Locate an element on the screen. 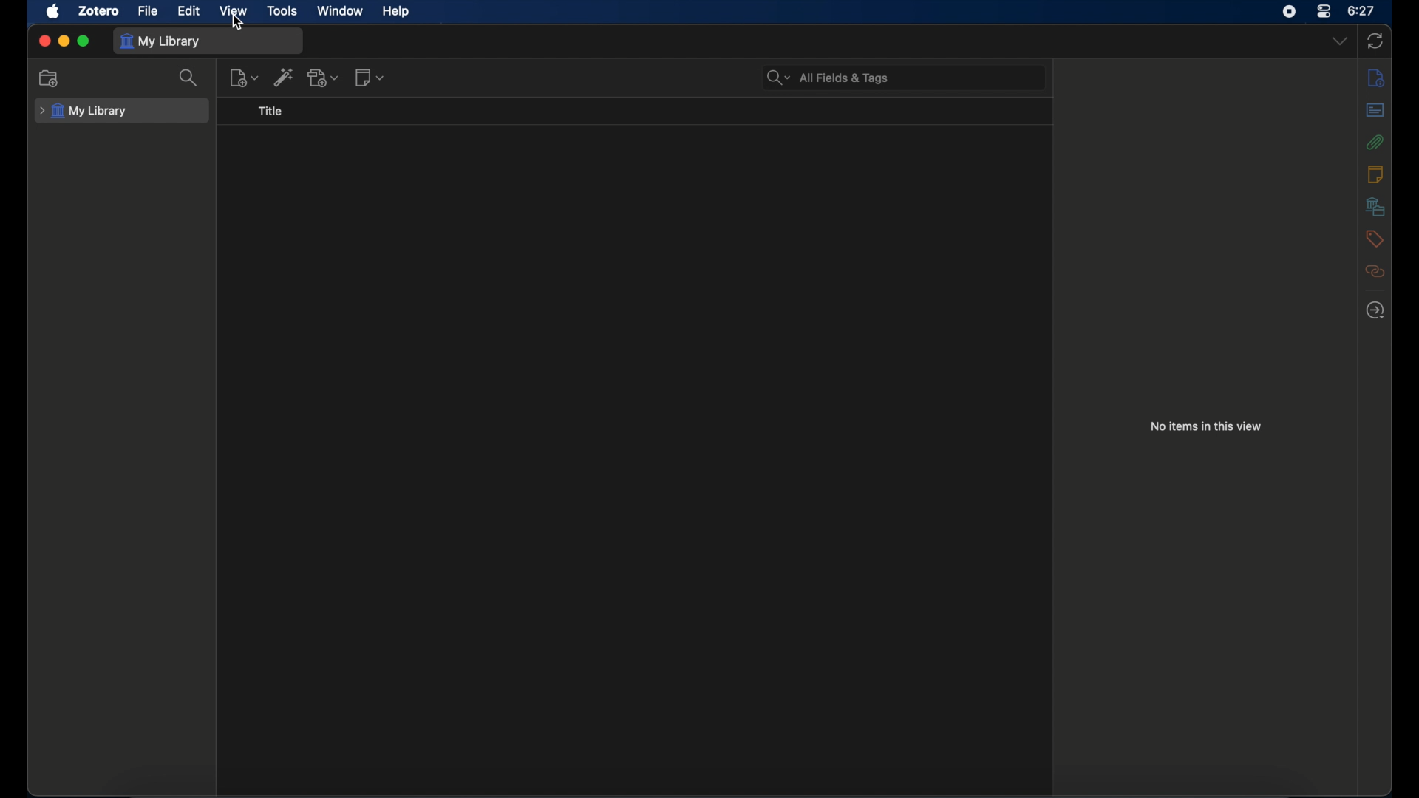  time is located at coordinates (1361, 11).